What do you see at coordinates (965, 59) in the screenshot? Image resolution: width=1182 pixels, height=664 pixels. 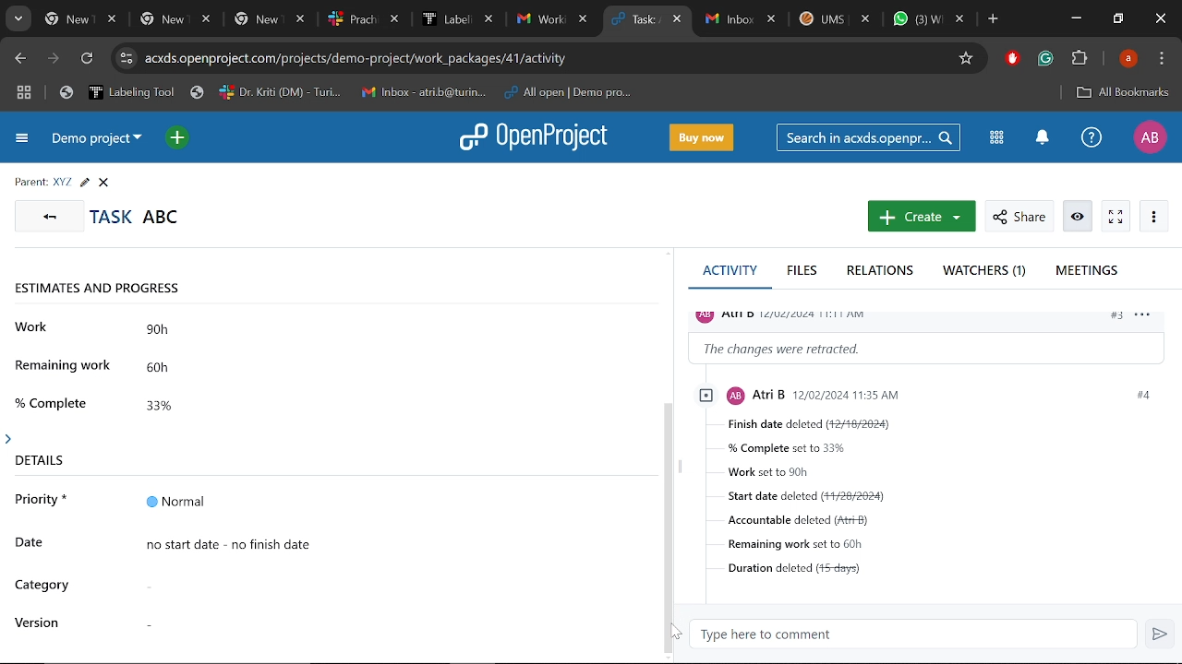 I see `Add/remove bookmark` at bounding box center [965, 59].